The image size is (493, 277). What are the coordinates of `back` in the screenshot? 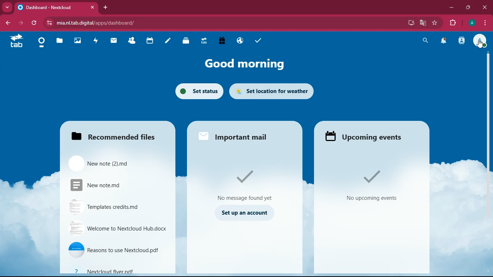 It's located at (6, 23).